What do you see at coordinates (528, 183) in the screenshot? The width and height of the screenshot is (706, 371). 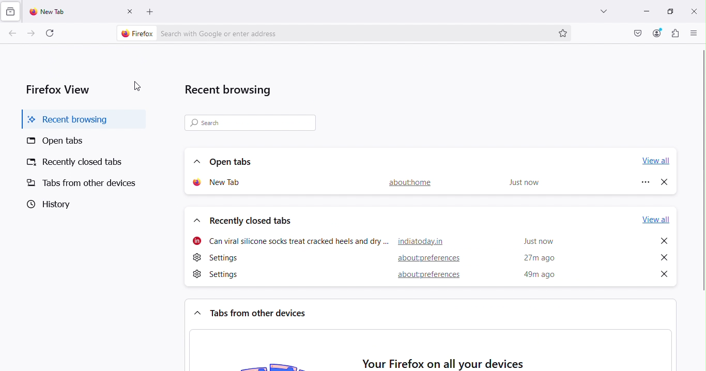 I see `Just now` at bounding box center [528, 183].